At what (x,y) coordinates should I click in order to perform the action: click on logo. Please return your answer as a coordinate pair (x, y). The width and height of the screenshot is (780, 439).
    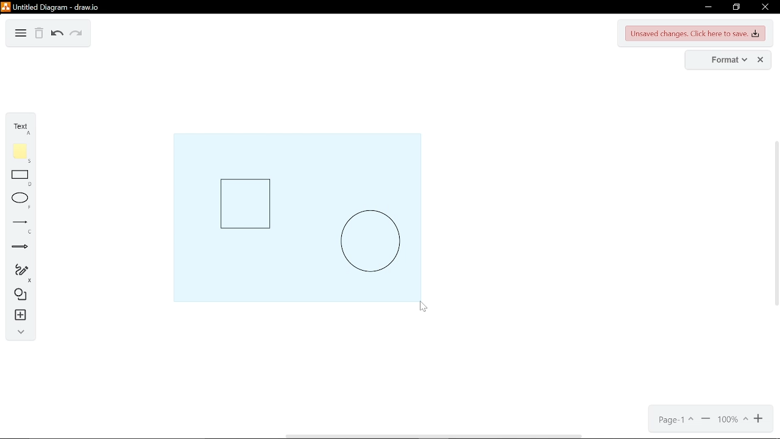
    Looking at the image, I should click on (5, 6).